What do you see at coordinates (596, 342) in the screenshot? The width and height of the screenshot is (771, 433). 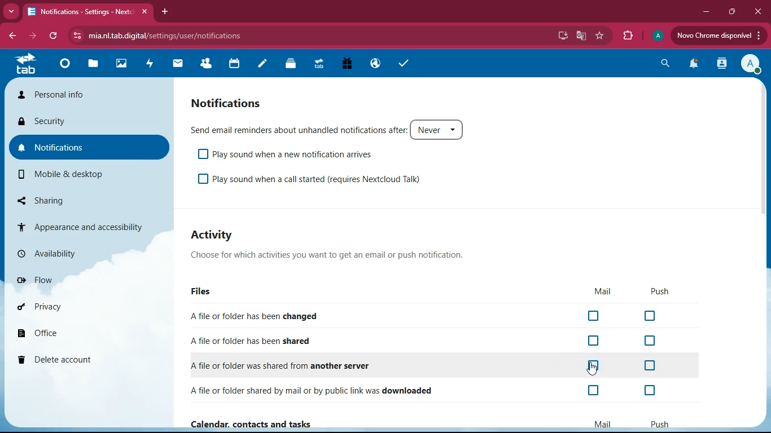 I see `off` at bounding box center [596, 342].